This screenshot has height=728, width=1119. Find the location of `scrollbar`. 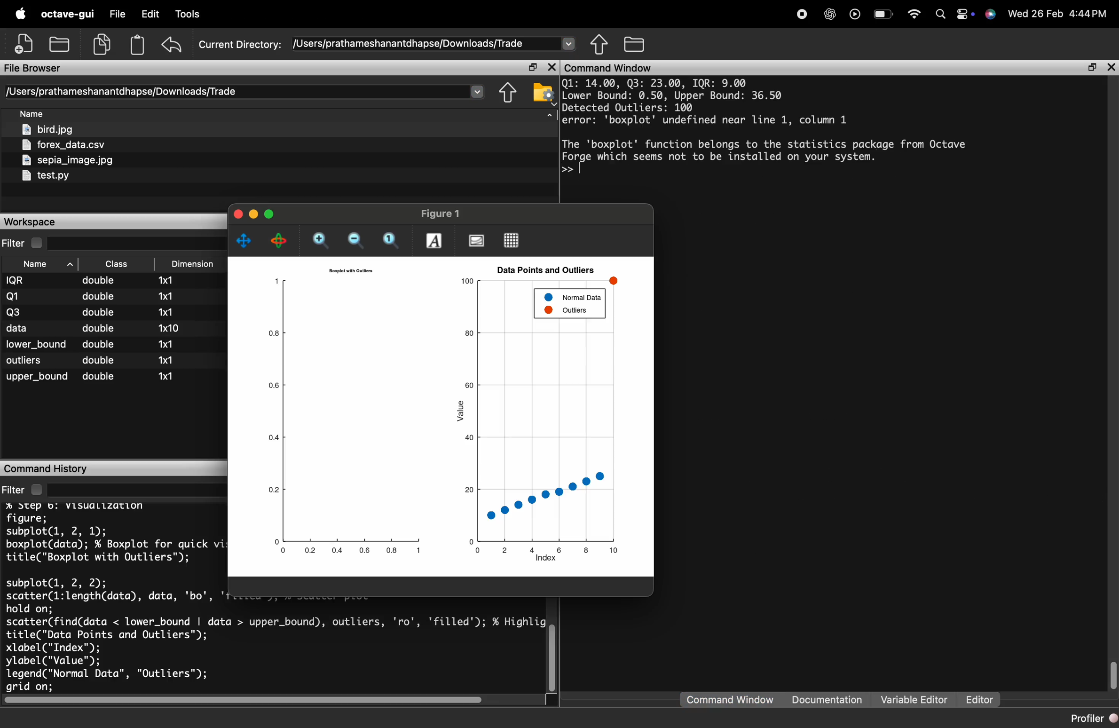

scrollbar is located at coordinates (246, 700).